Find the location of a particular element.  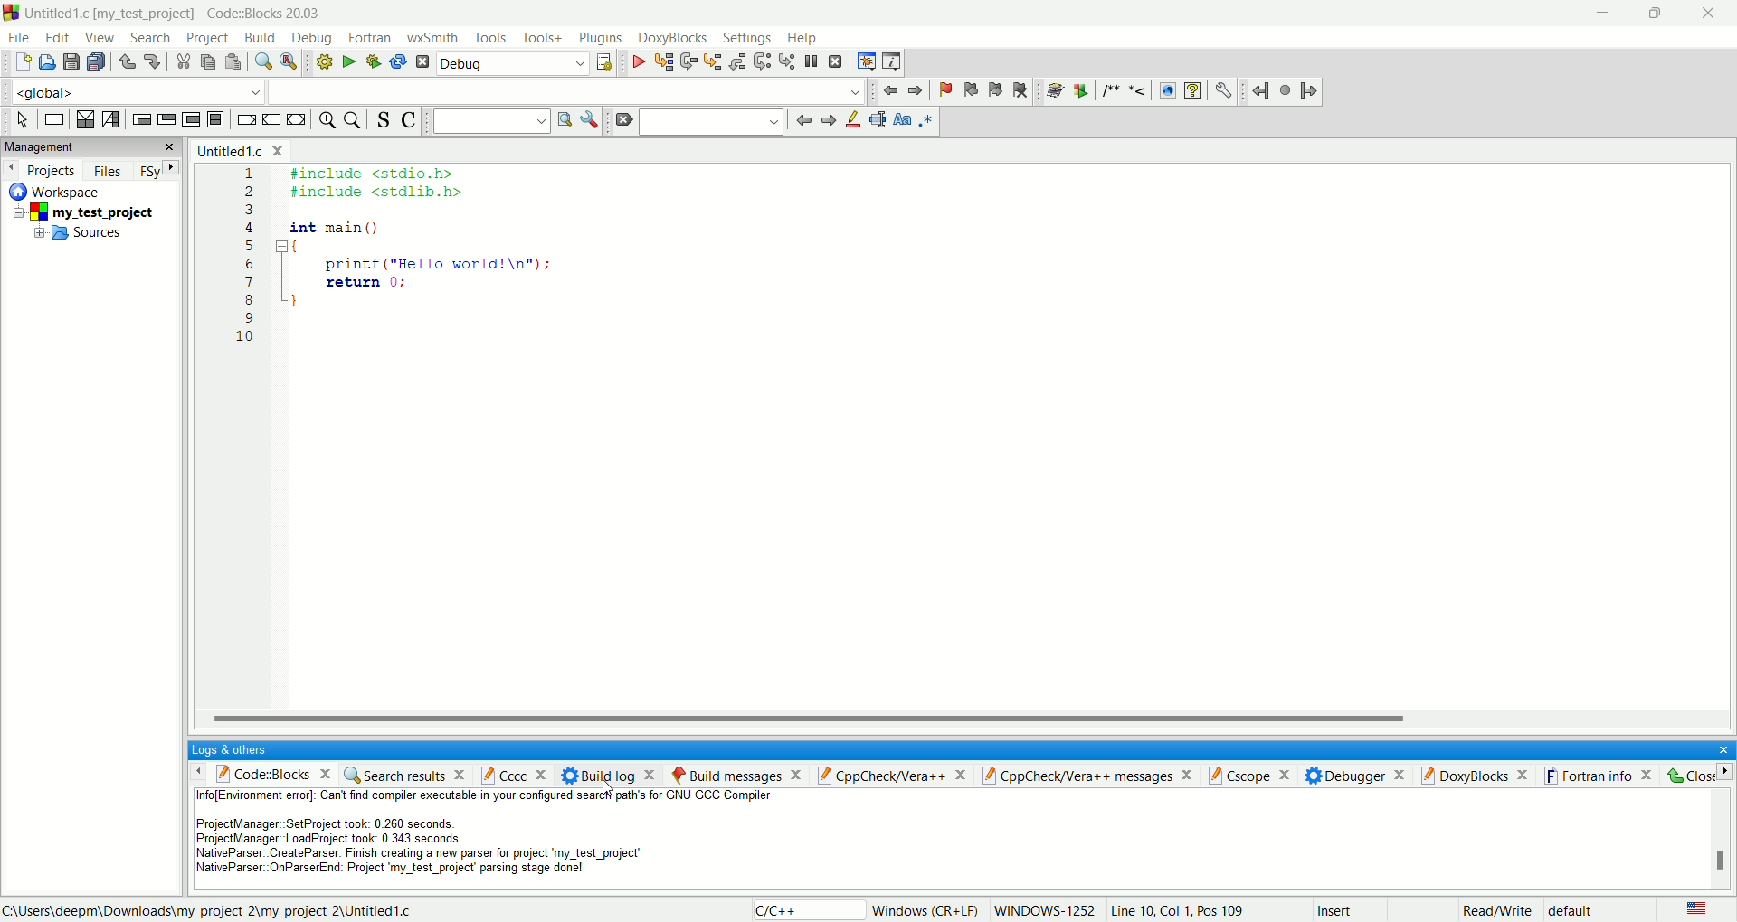

run cursor is located at coordinates (662, 61).